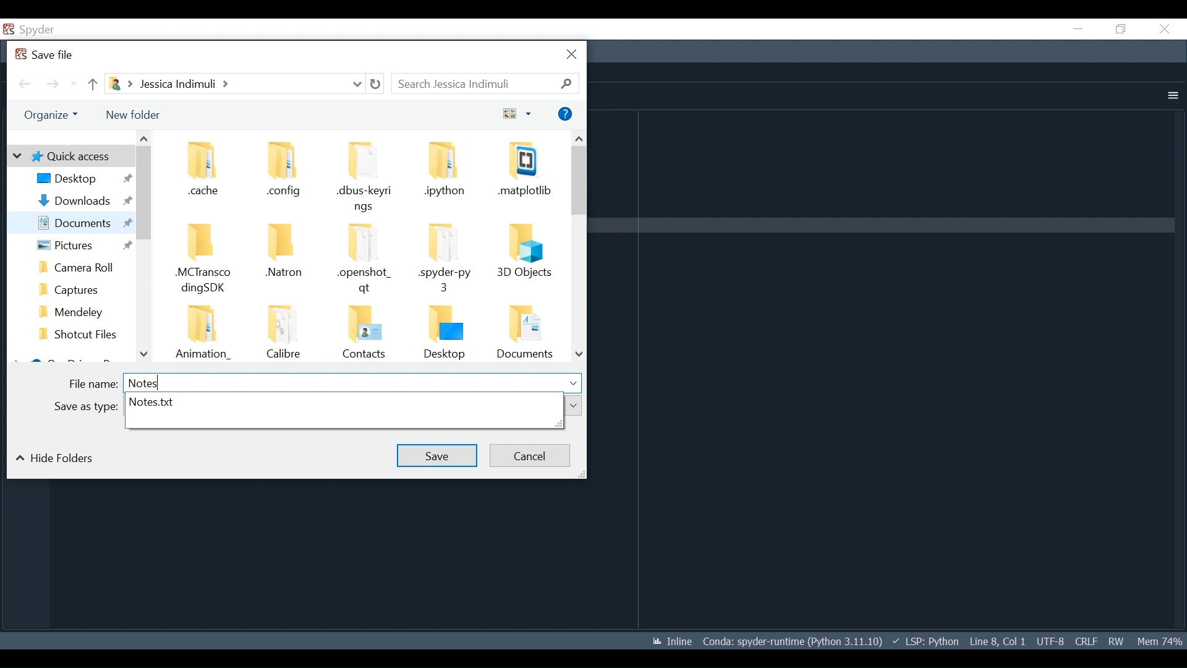  Describe the element at coordinates (79, 336) in the screenshot. I see `Folder` at that location.